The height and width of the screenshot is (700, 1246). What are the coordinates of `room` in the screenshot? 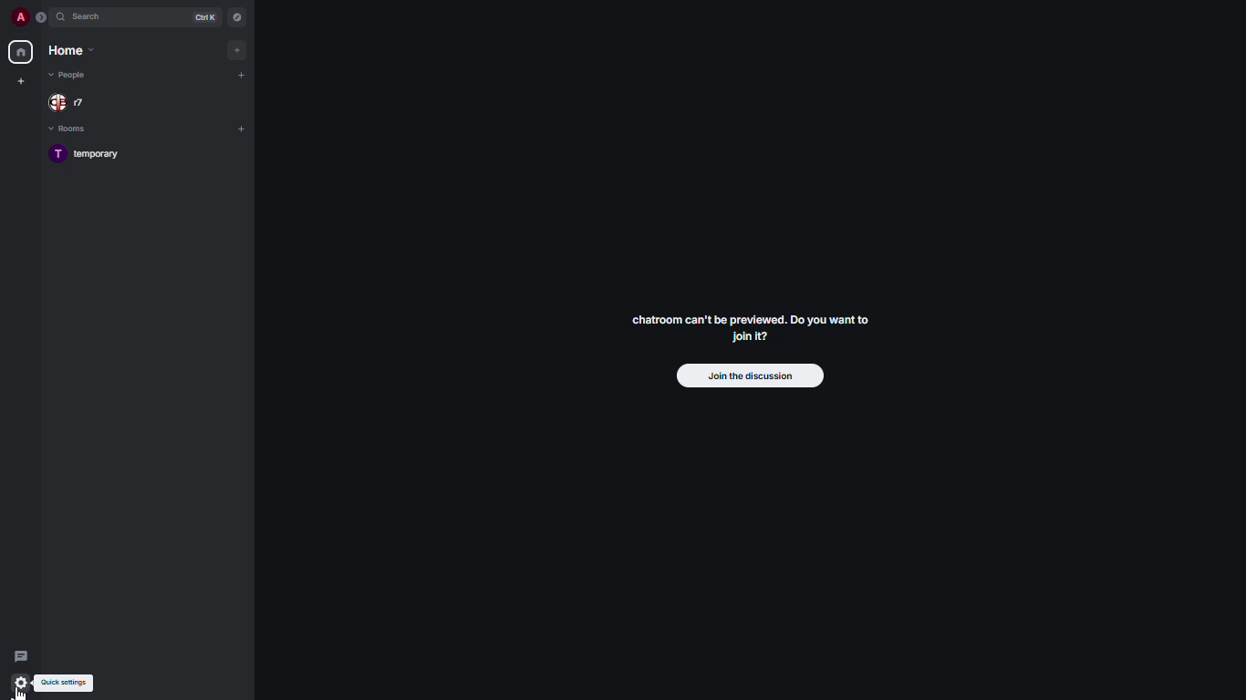 It's located at (93, 157).